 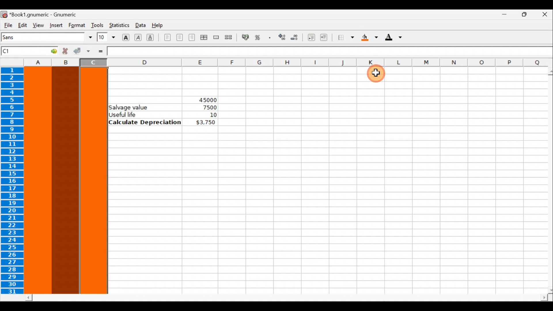 I want to click on Selected Column B highlighted with color, so click(x=65, y=179).